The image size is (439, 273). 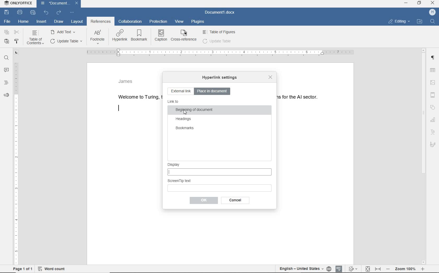 I want to click on Page 1 of 1, so click(x=21, y=269).